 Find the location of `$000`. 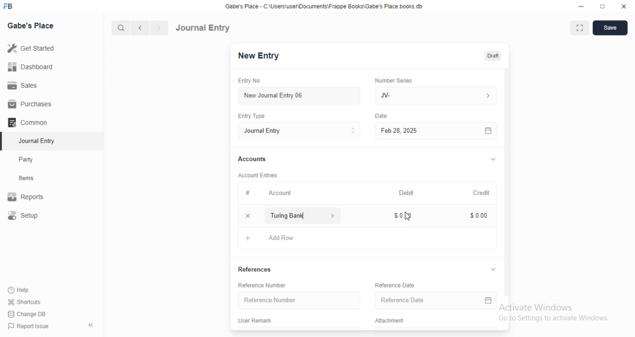

$000 is located at coordinates (480, 216).